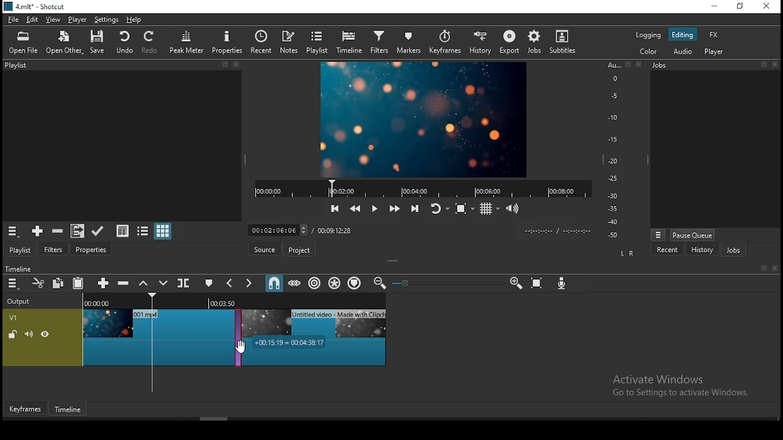  Describe the element at coordinates (55, 248) in the screenshot. I see `filters` at that location.